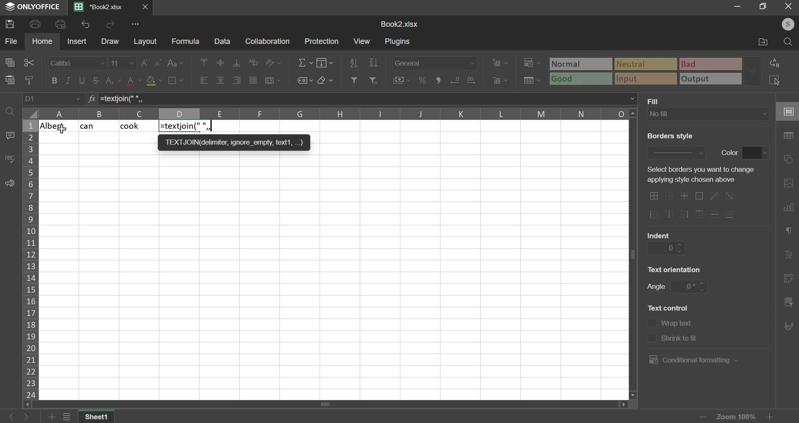 Image resolution: width=799 pixels, height=423 pixels. Describe the element at coordinates (77, 63) in the screenshot. I see `font` at that location.